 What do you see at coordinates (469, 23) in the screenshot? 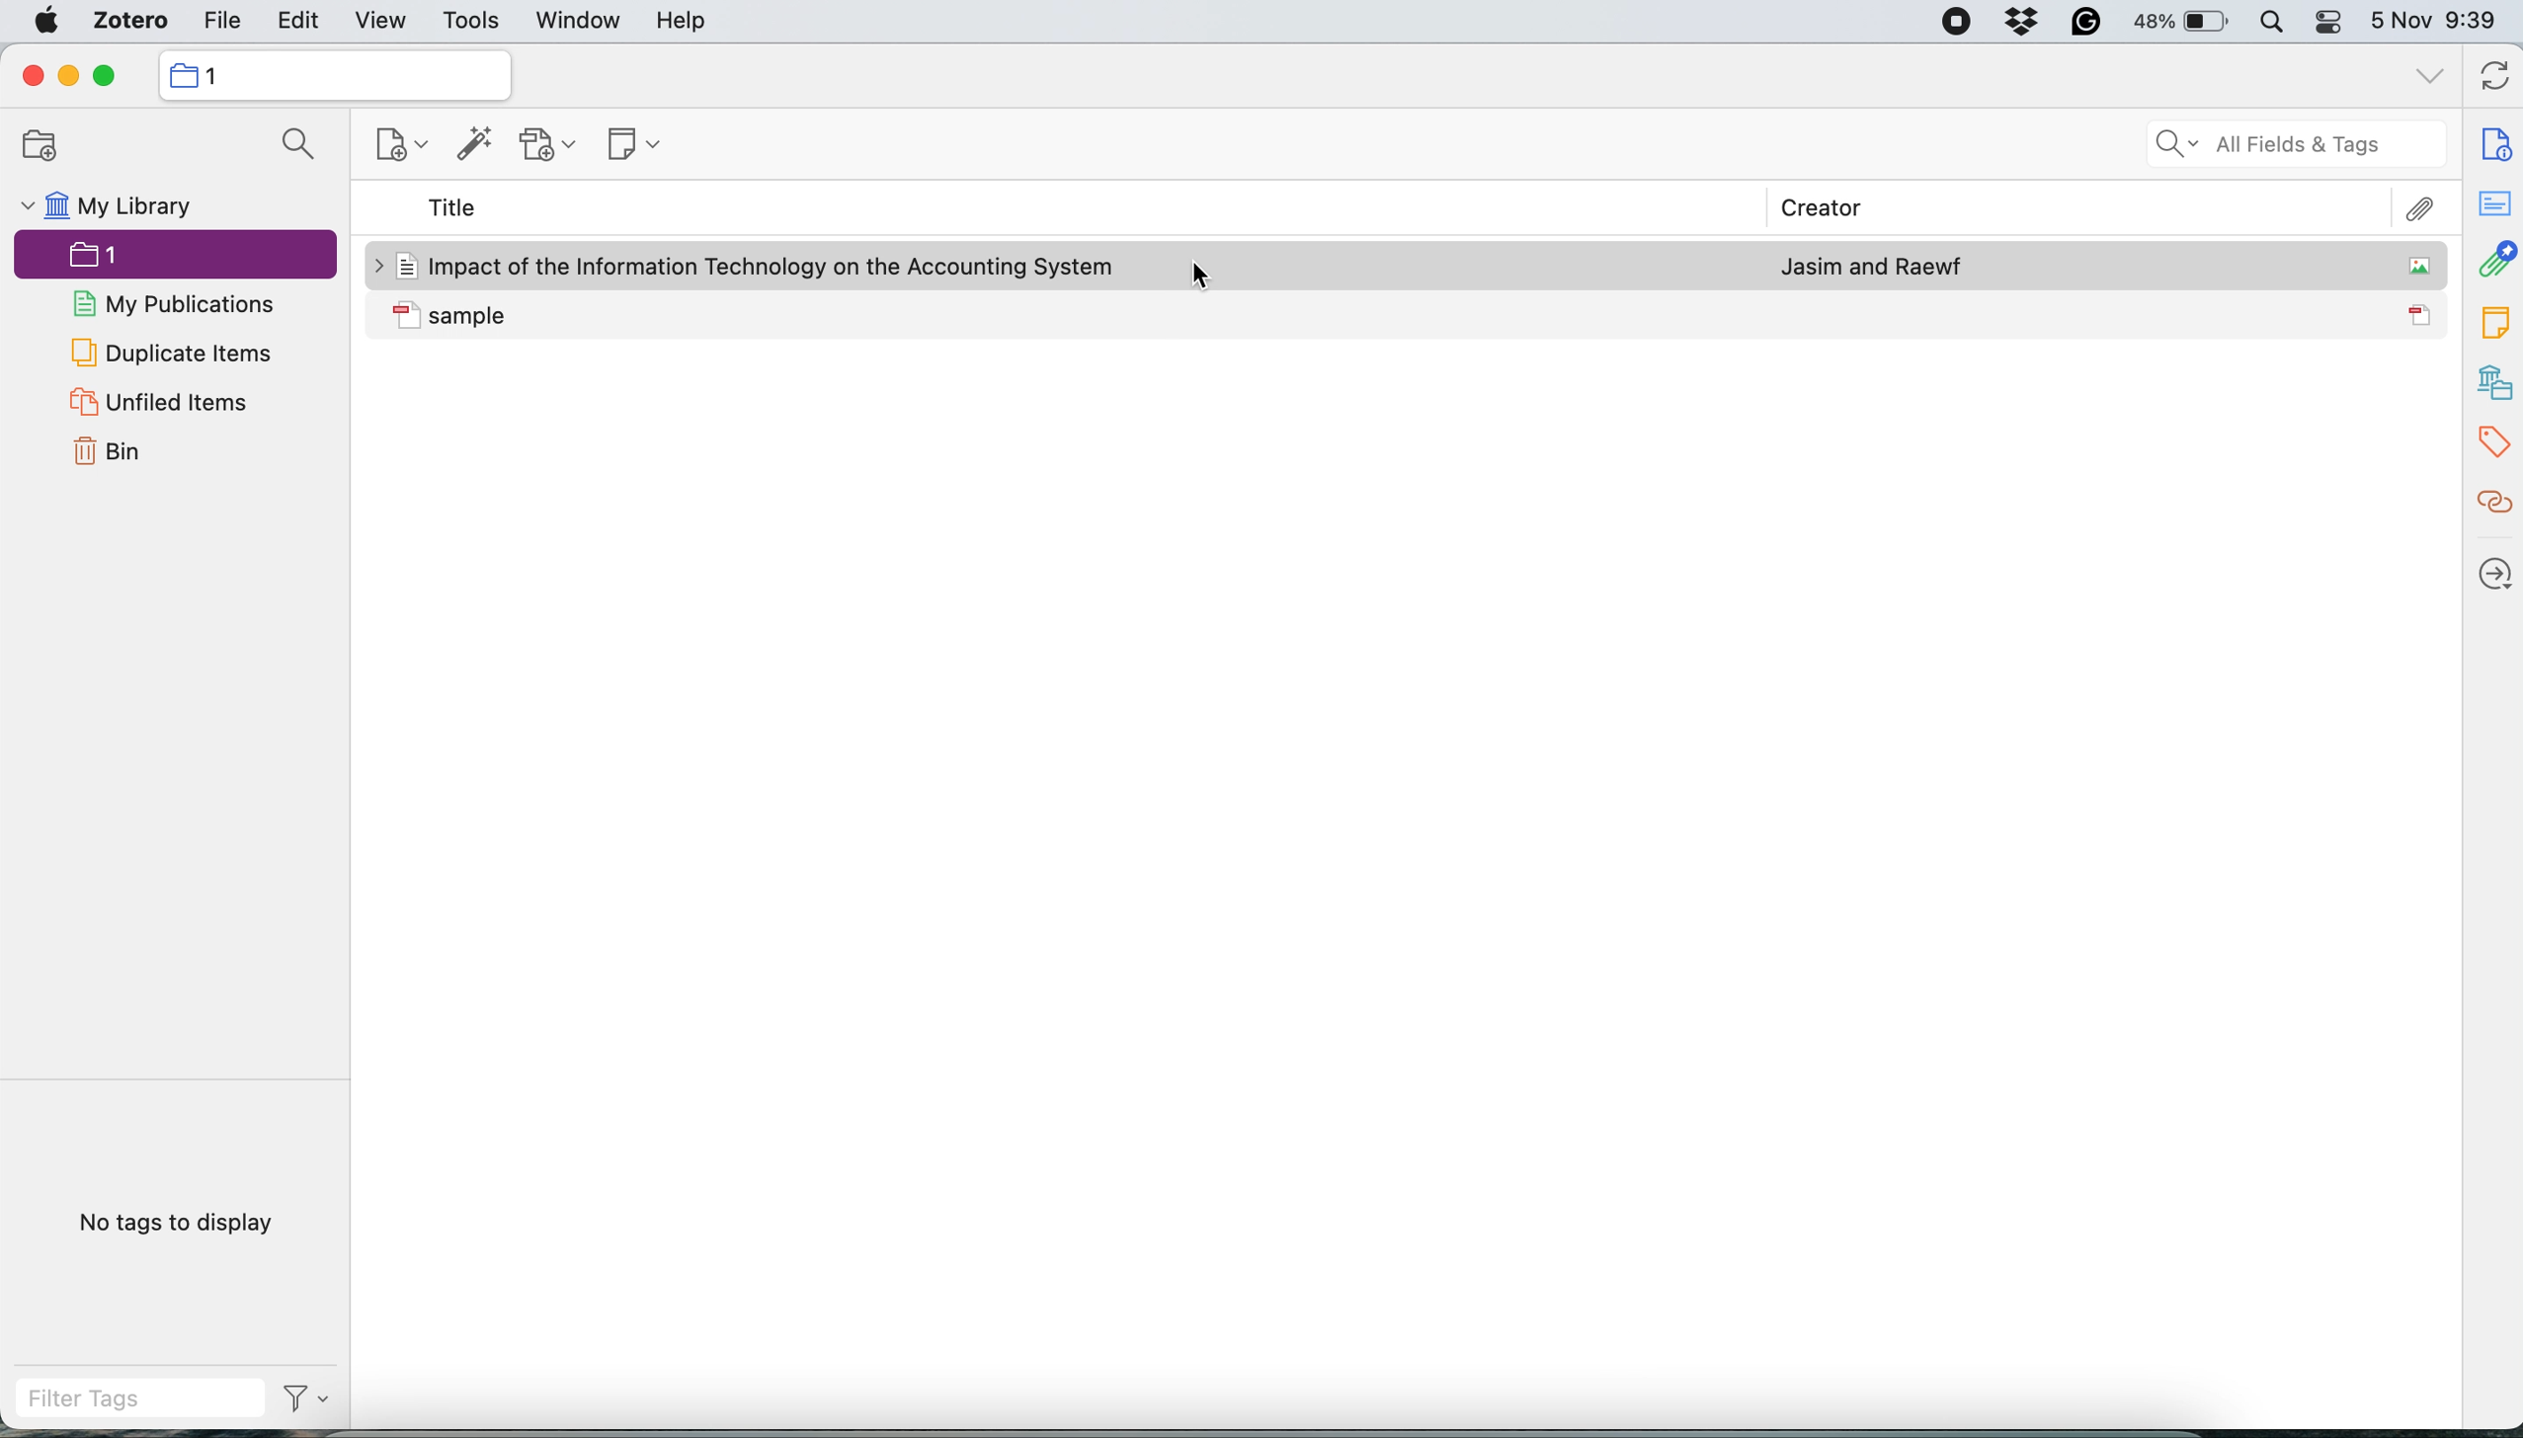
I see `tools` at bounding box center [469, 23].